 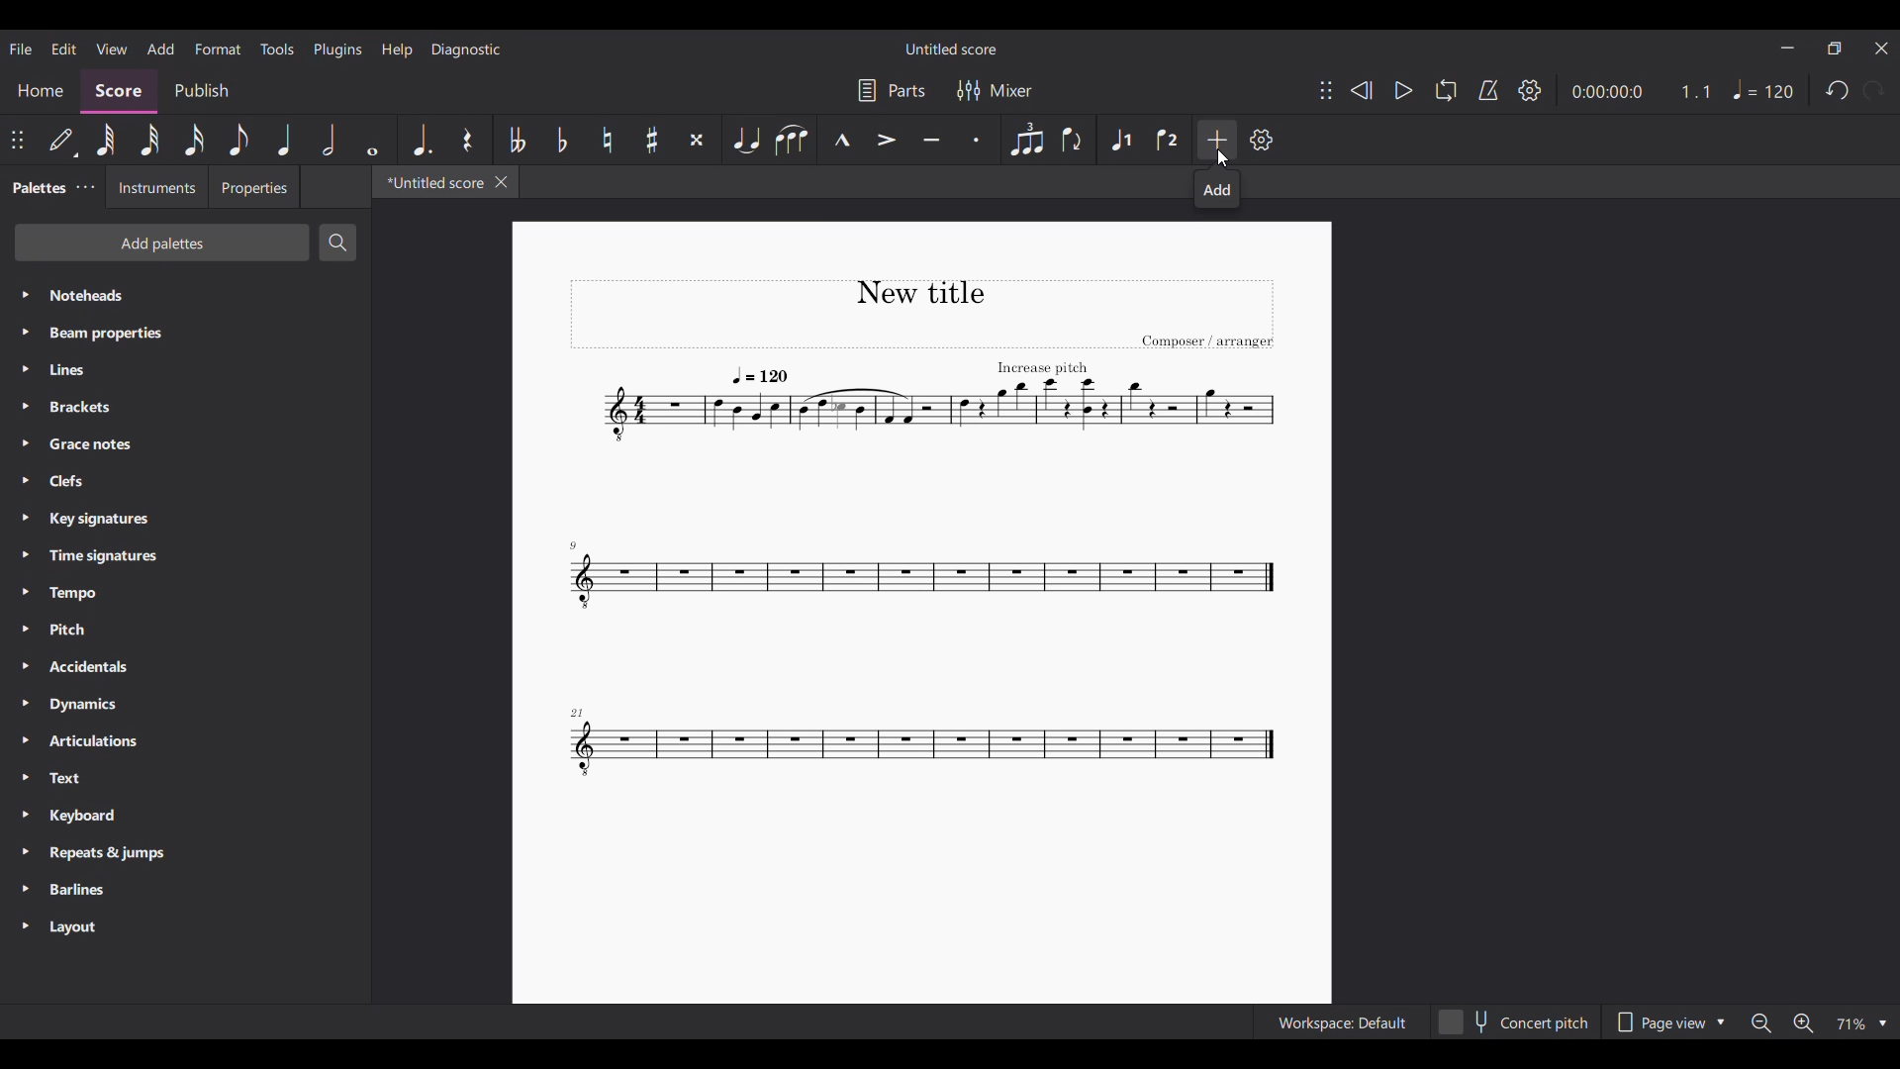 What do you see at coordinates (218, 49) in the screenshot?
I see `Format menu` at bounding box center [218, 49].